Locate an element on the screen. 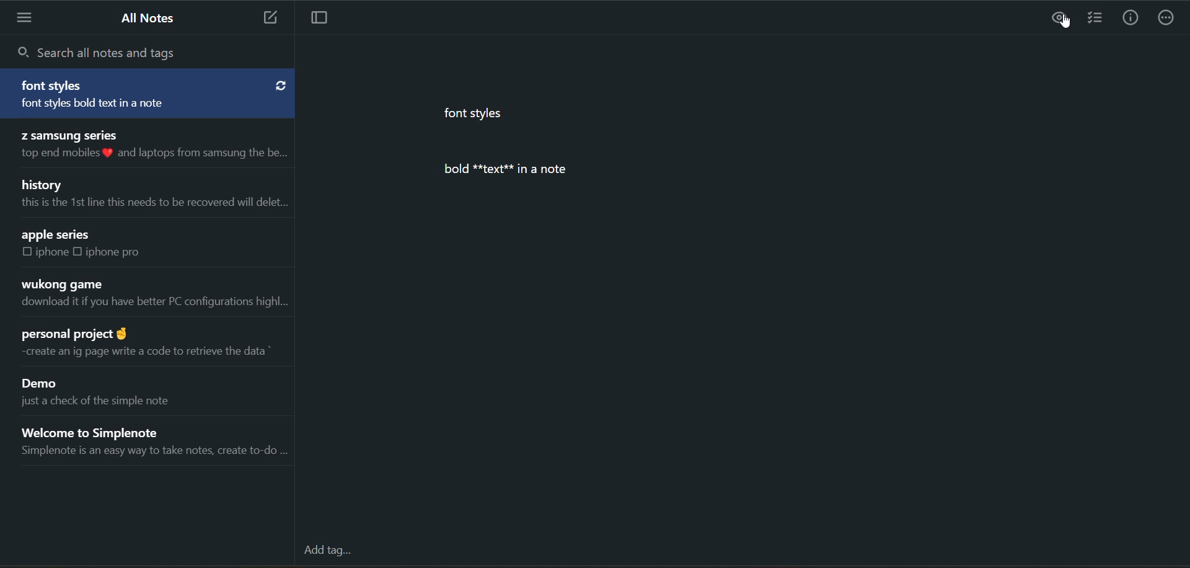 Image resolution: width=1190 pixels, height=568 pixels. bold **text** in a note is located at coordinates (512, 169).